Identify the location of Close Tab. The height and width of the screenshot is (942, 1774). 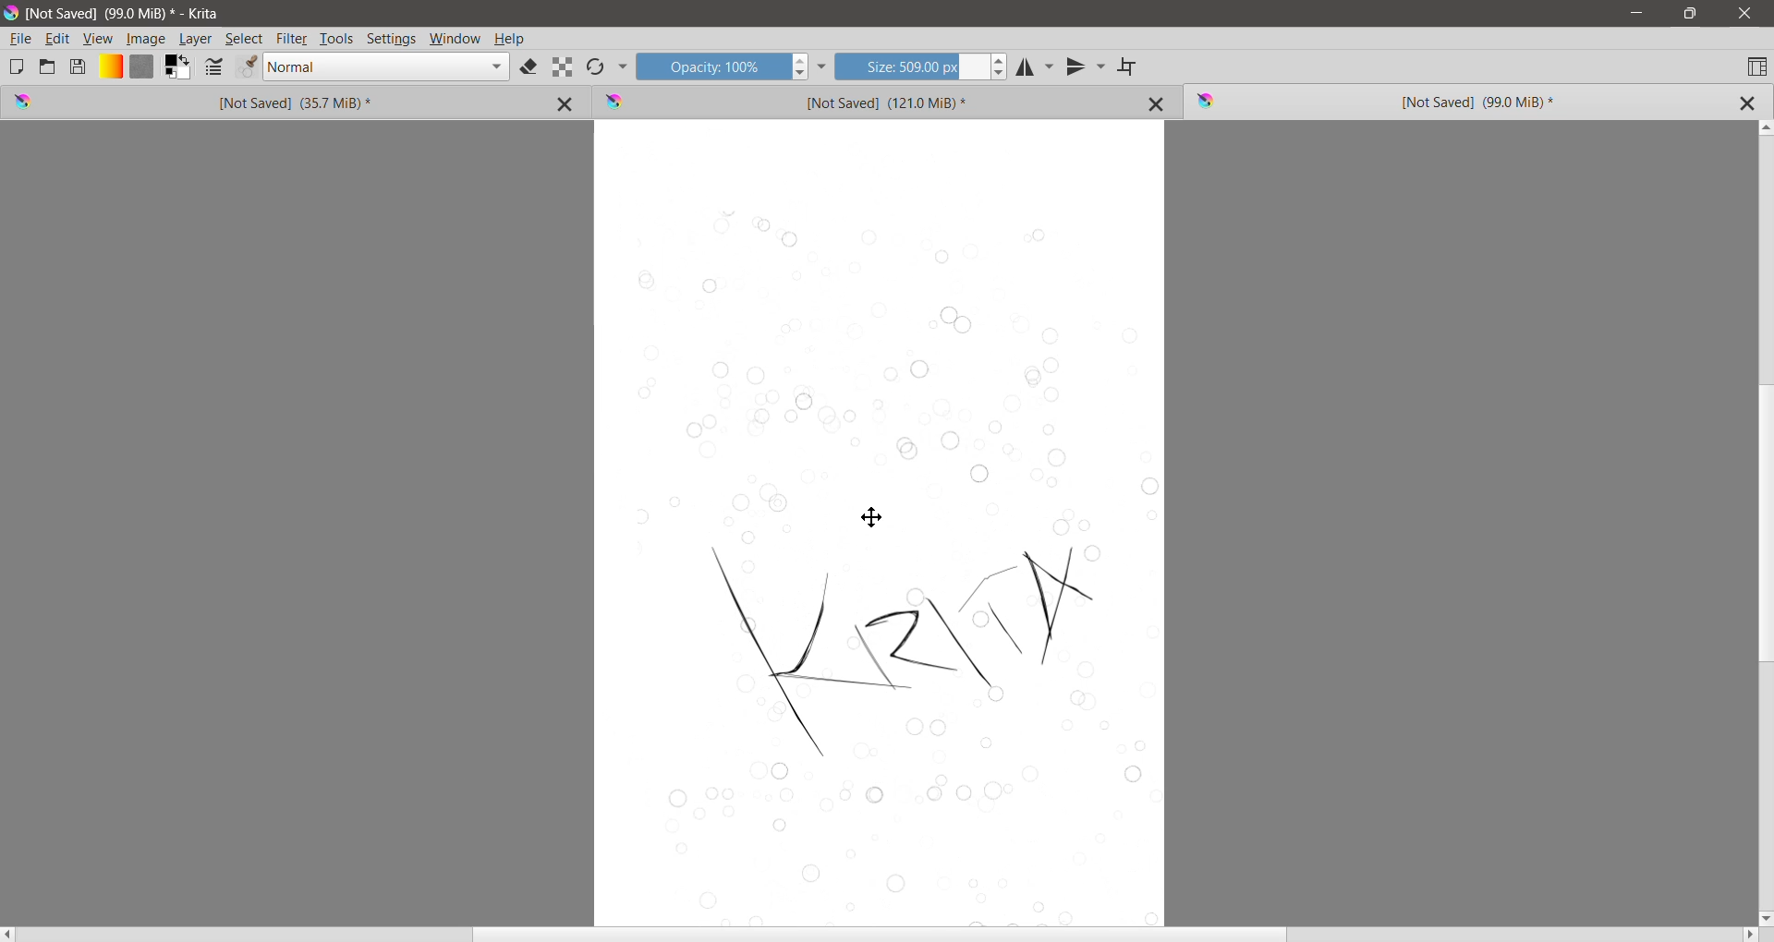
(1157, 103).